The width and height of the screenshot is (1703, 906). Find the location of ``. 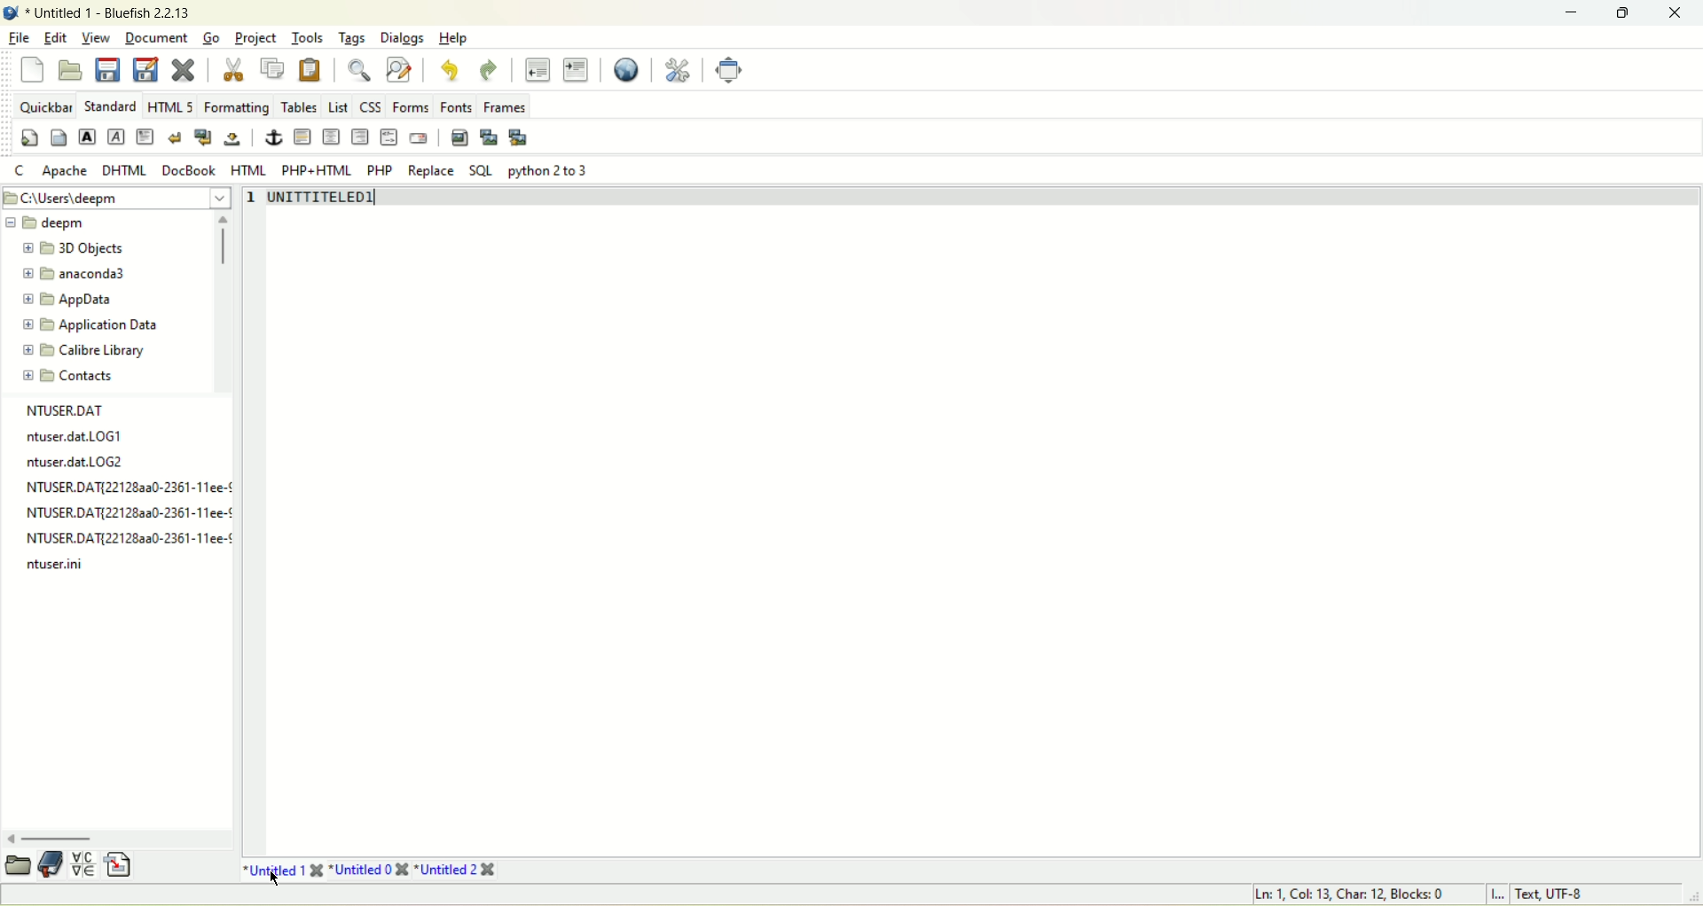

 is located at coordinates (129, 488).